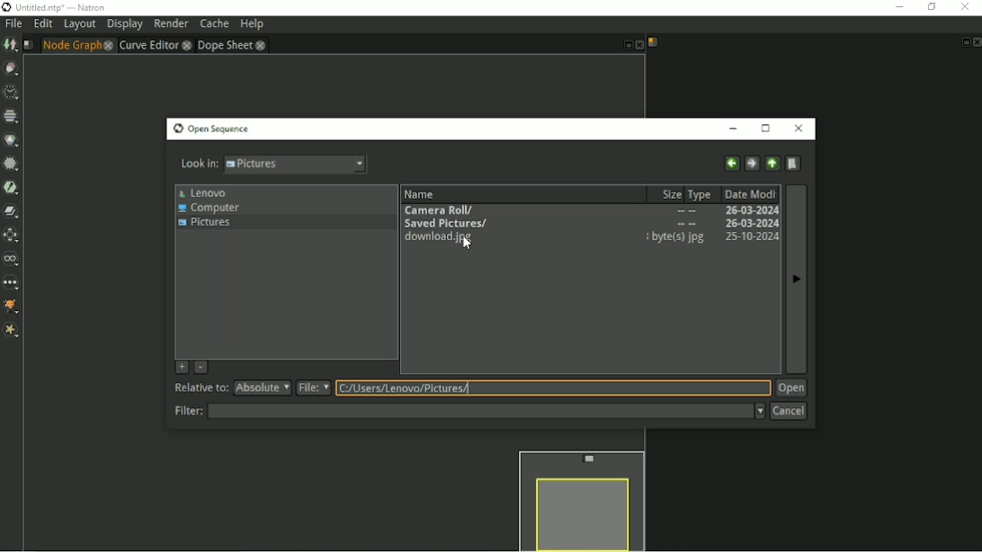 This screenshot has height=552, width=982. I want to click on --, so click(685, 223).